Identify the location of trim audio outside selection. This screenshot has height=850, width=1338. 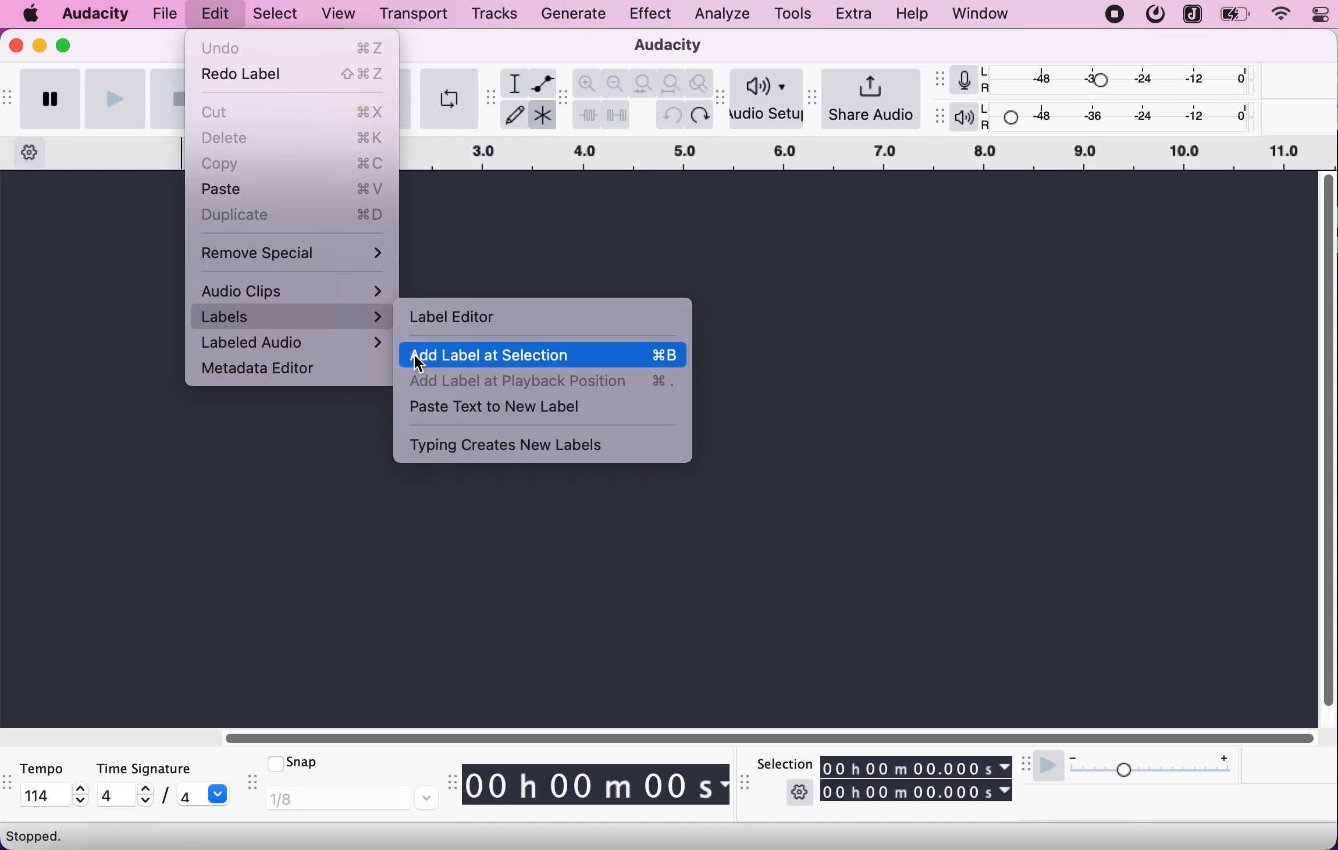
(587, 115).